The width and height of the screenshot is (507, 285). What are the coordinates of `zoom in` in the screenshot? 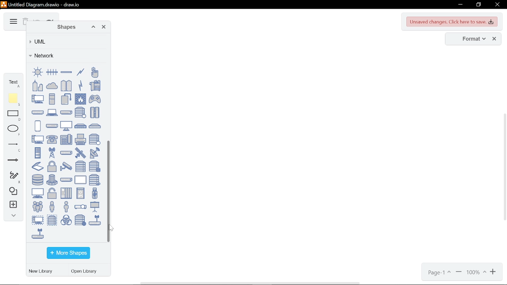 It's located at (459, 273).